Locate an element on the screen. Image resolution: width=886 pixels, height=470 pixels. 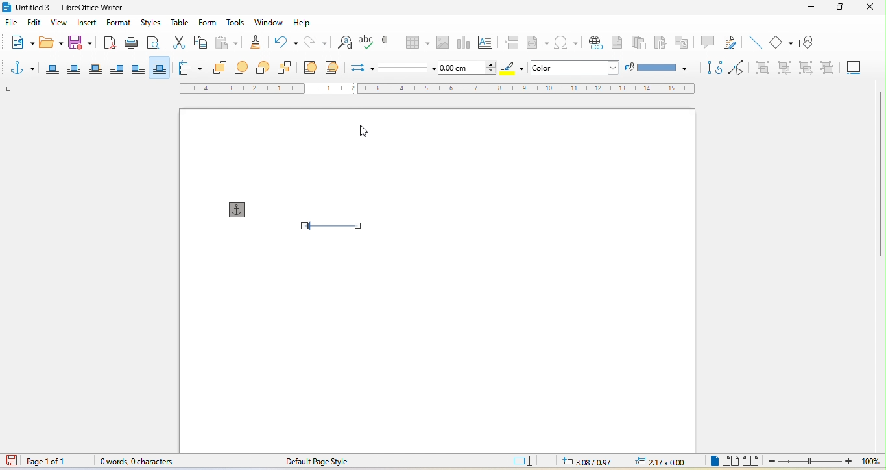
insert caption is located at coordinates (853, 66).